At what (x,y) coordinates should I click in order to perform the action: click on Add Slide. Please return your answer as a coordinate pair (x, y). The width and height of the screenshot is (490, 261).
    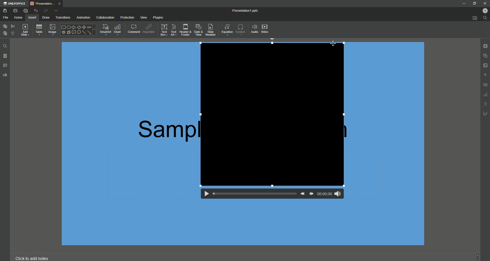
    Looking at the image, I should click on (25, 30).